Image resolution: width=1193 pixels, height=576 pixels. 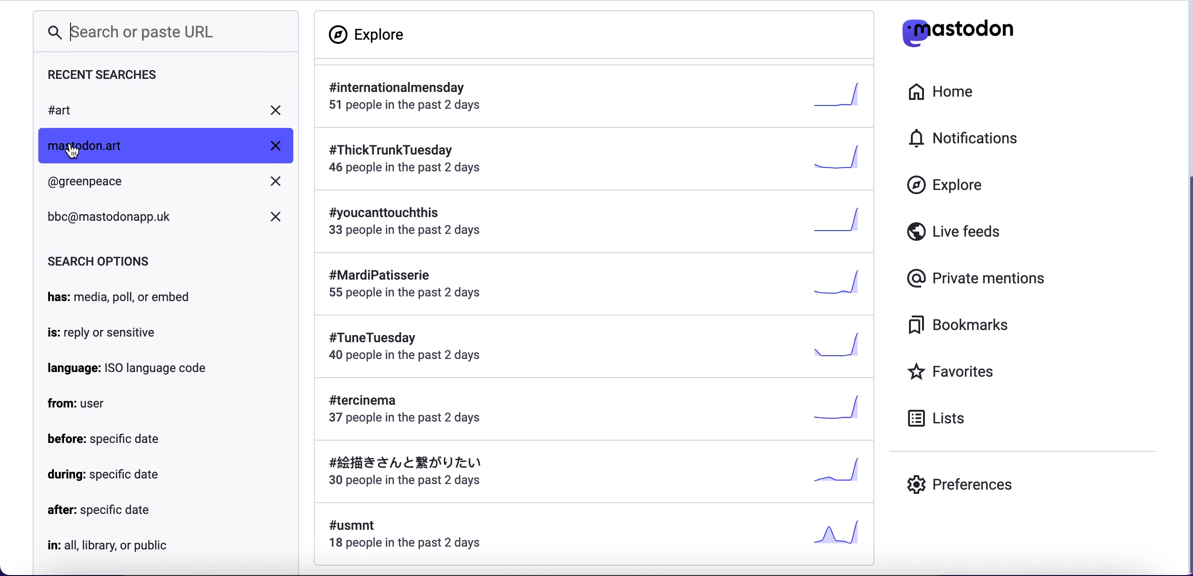 I want to click on in: all, library or public, so click(x=113, y=545).